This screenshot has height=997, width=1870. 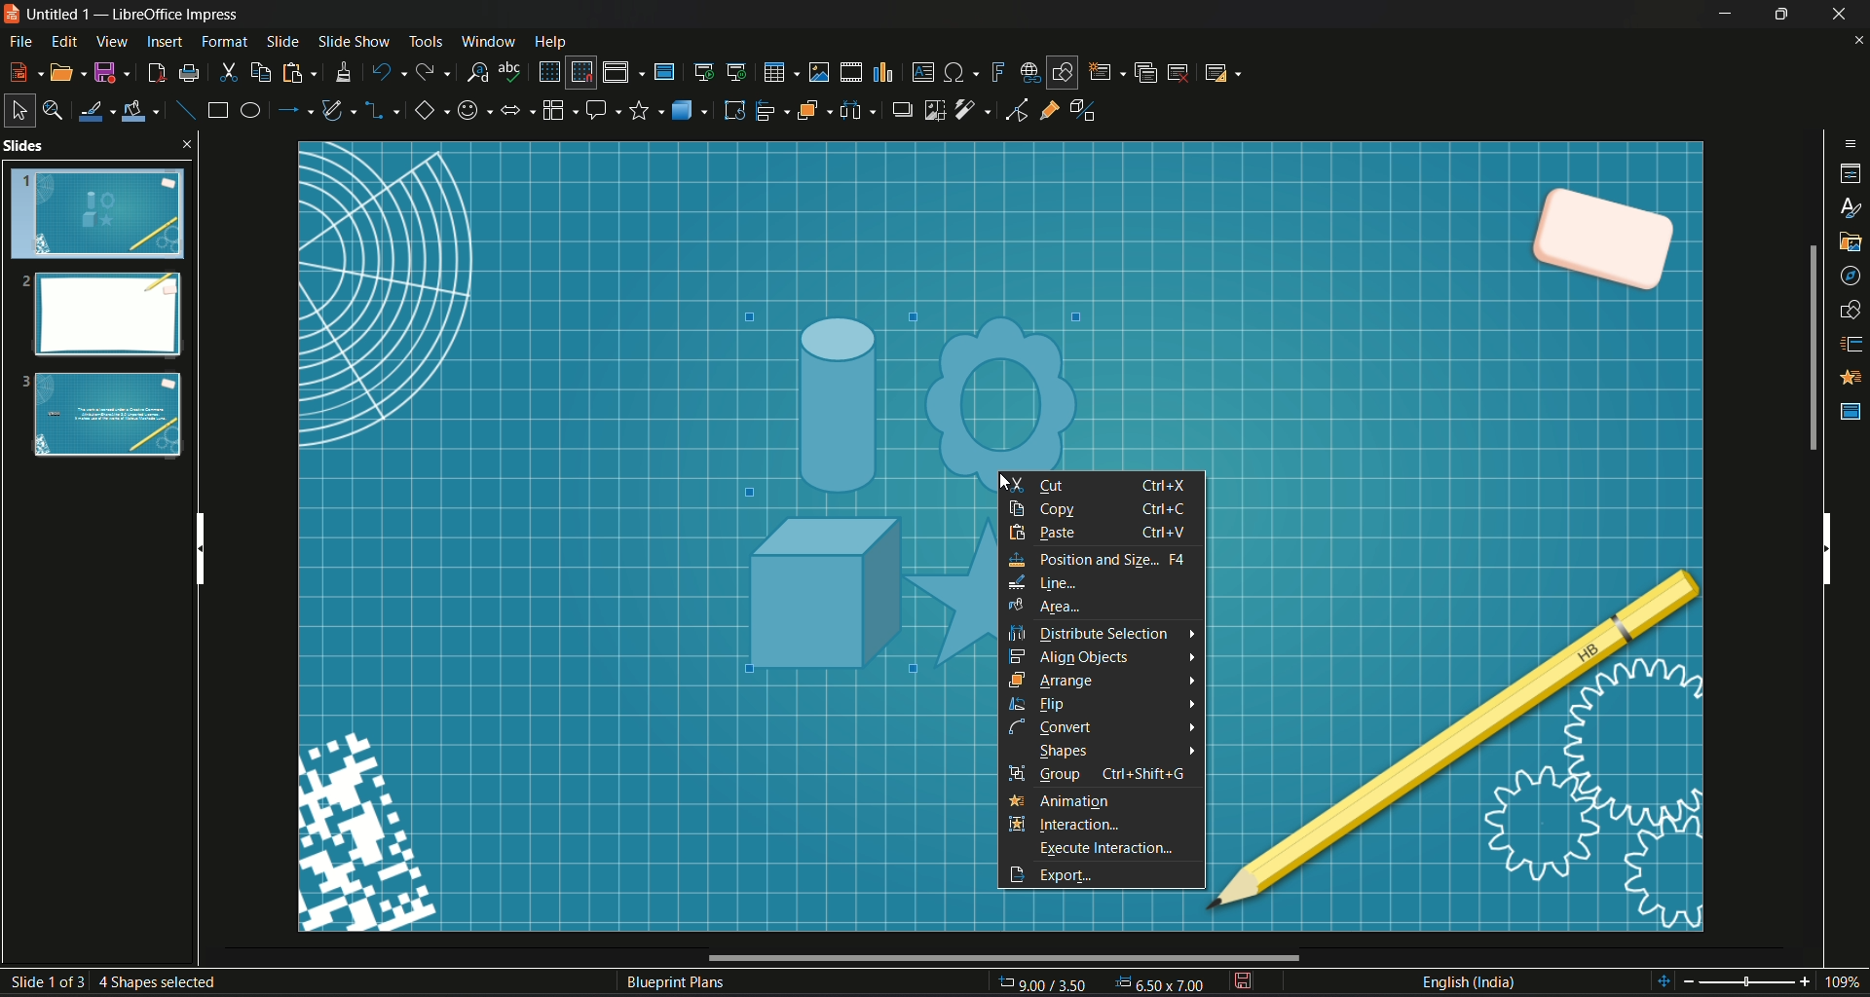 What do you see at coordinates (1779, 14) in the screenshot?
I see `Minimize/Maximize` at bounding box center [1779, 14].